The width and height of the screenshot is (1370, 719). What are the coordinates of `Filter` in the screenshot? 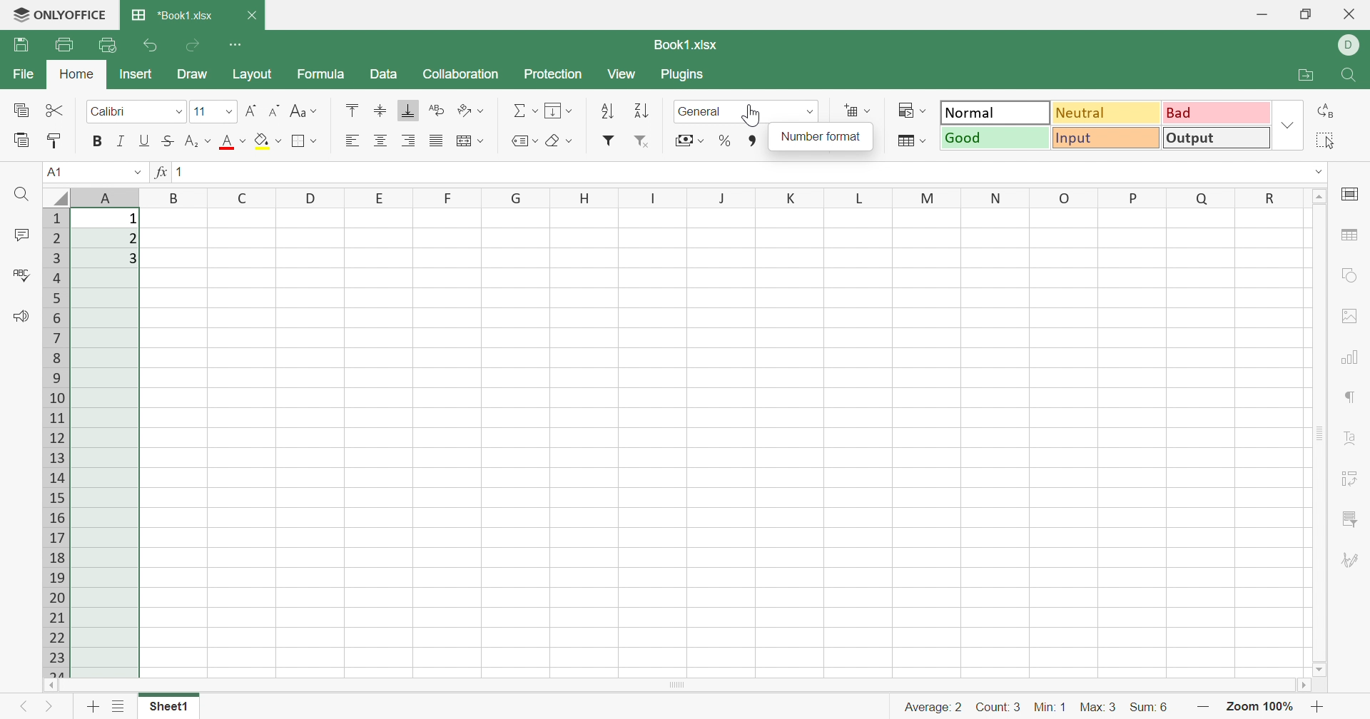 It's located at (608, 141).